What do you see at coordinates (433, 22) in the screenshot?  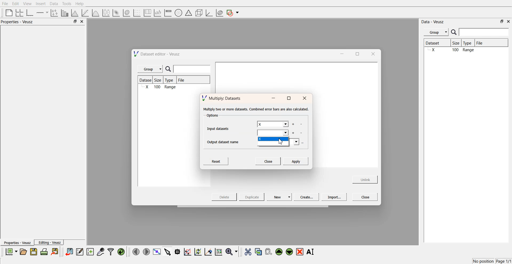 I see `Data - Veusz` at bounding box center [433, 22].